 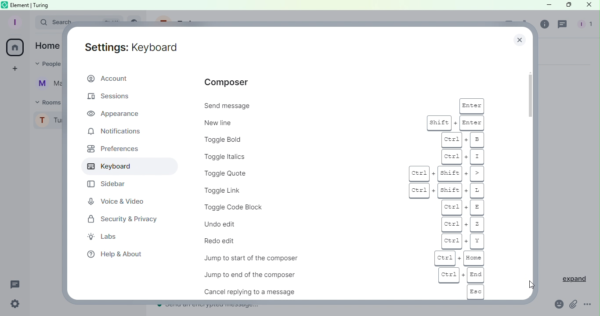 I want to click on Appearnace, so click(x=115, y=114).